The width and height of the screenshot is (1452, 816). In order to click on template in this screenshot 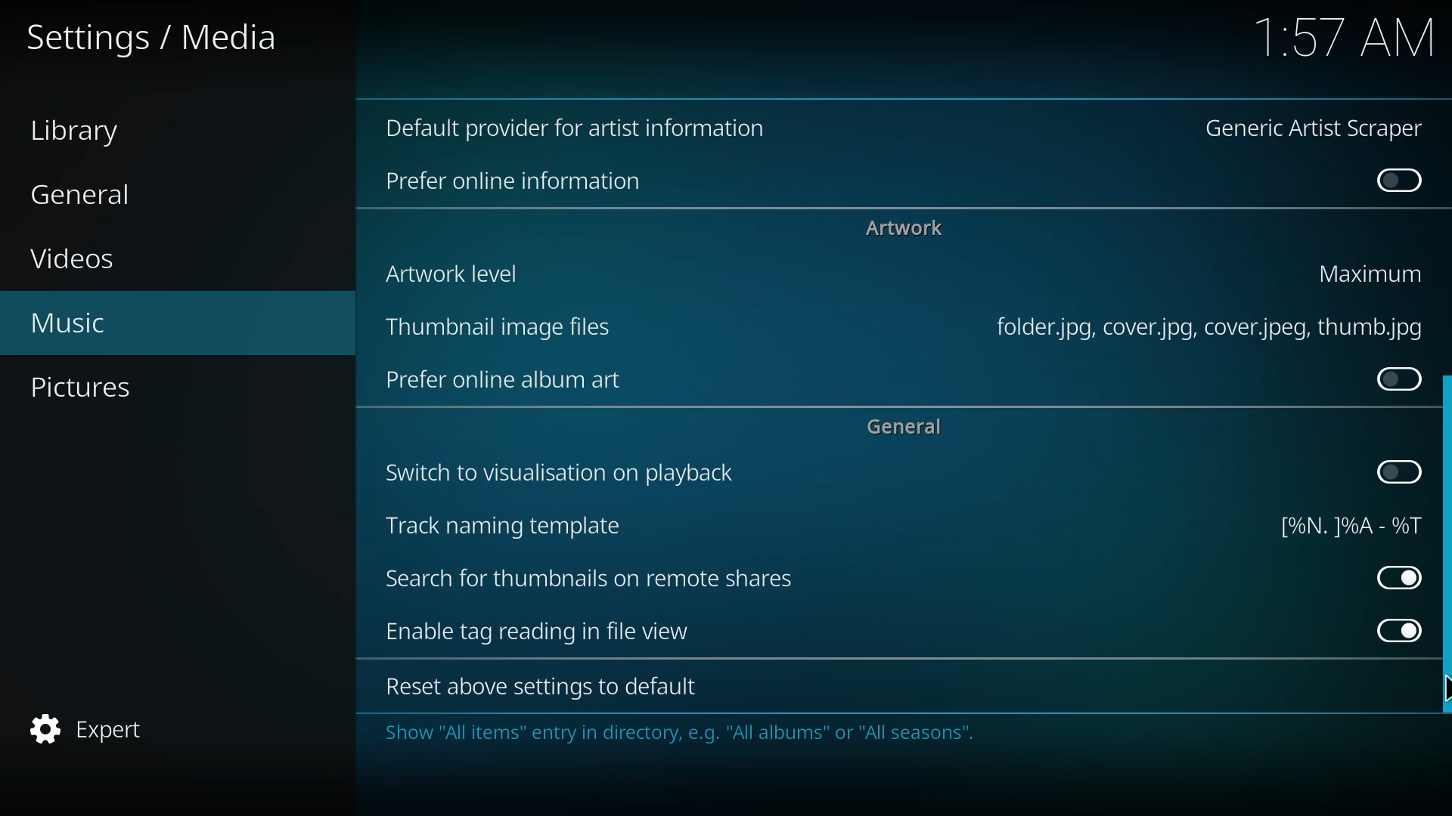, I will do `click(1345, 524)`.